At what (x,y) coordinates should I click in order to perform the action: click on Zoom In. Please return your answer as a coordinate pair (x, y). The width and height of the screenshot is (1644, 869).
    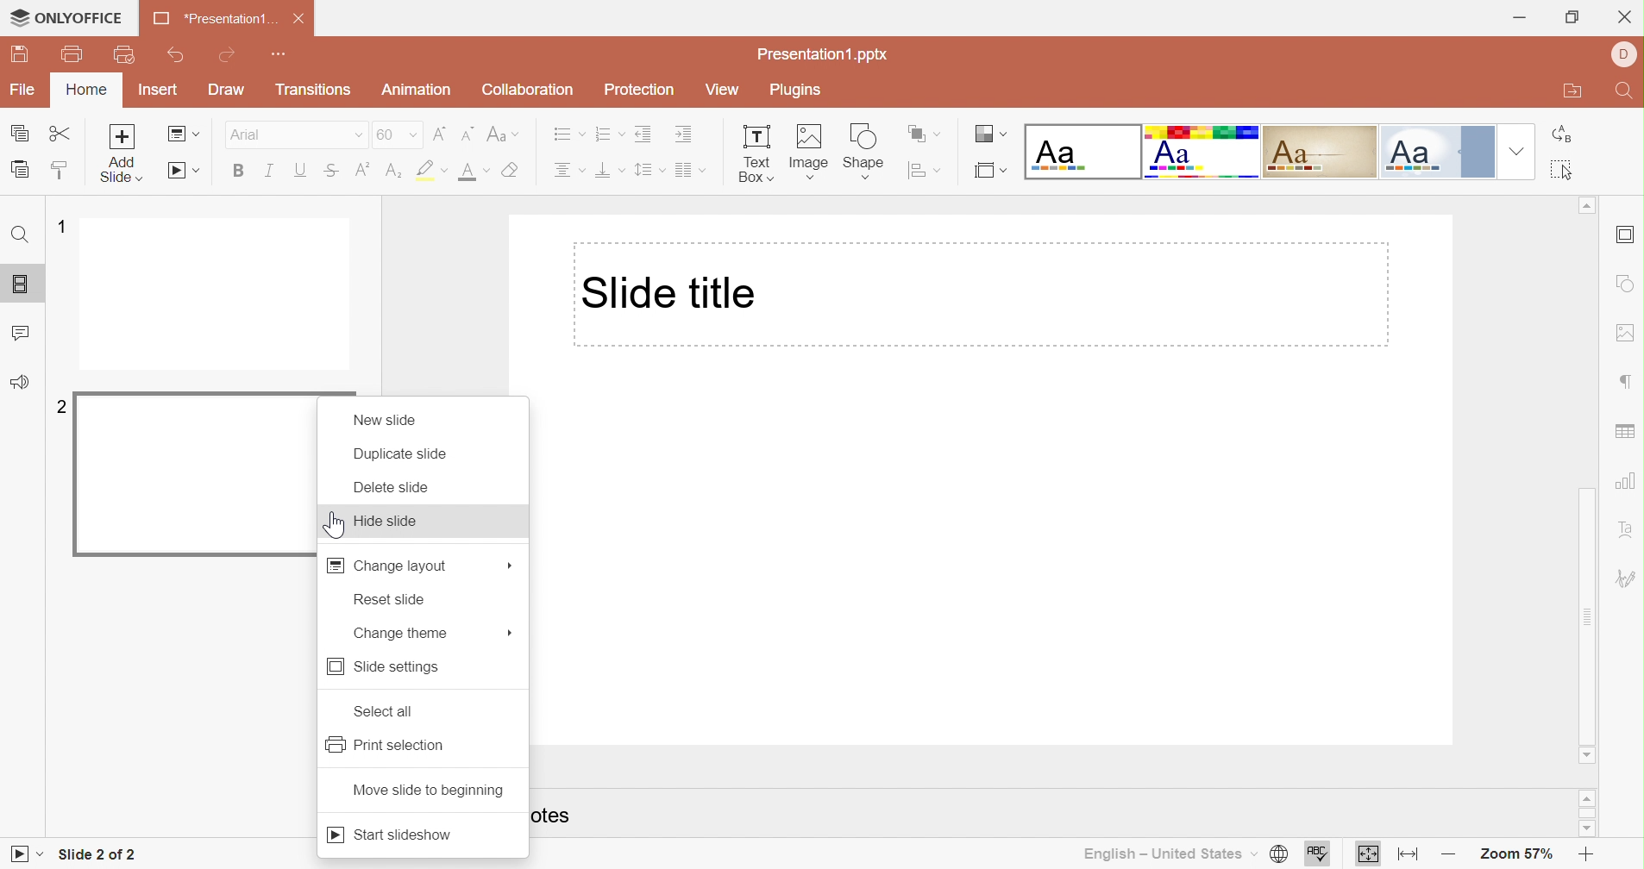
    Looking at the image, I should click on (1583, 851).